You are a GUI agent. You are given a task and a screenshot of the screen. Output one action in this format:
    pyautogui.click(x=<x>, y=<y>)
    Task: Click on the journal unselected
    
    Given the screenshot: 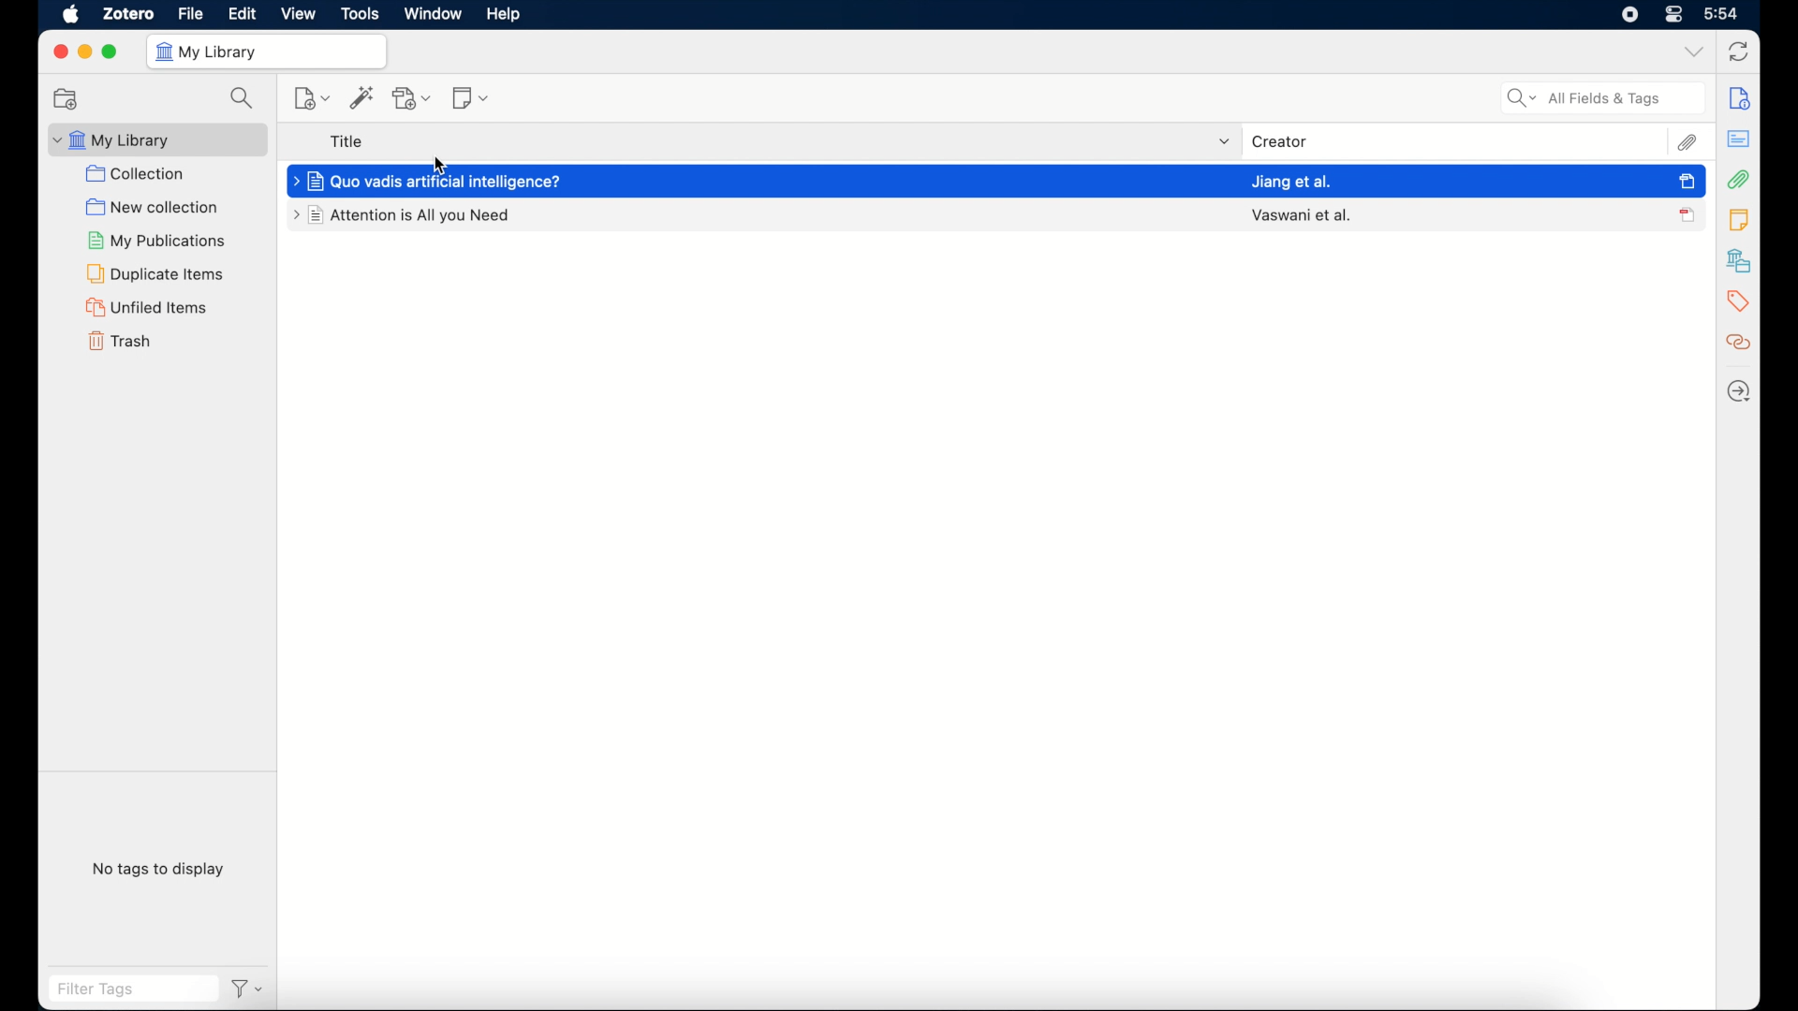 What is the action you would take?
    pyautogui.click(x=1687, y=215)
    